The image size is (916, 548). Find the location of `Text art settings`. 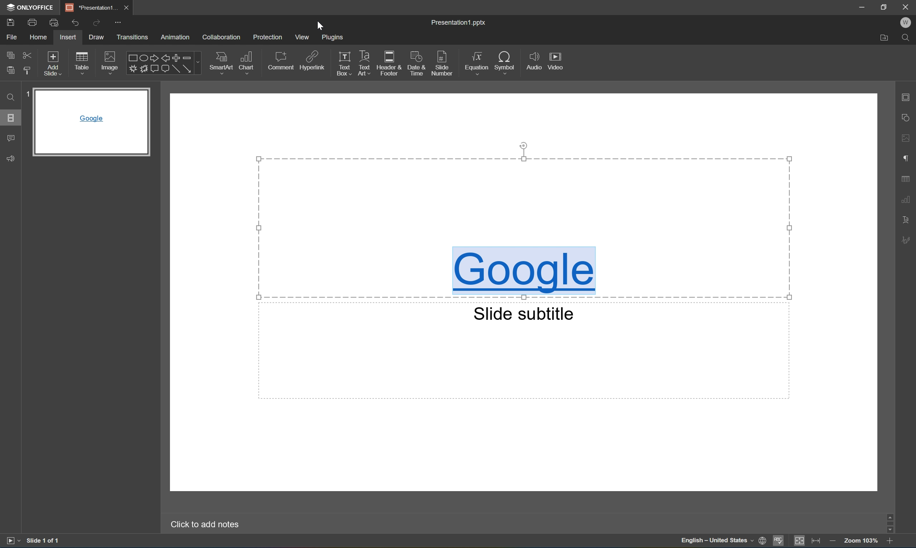

Text art settings is located at coordinates (909, 219).